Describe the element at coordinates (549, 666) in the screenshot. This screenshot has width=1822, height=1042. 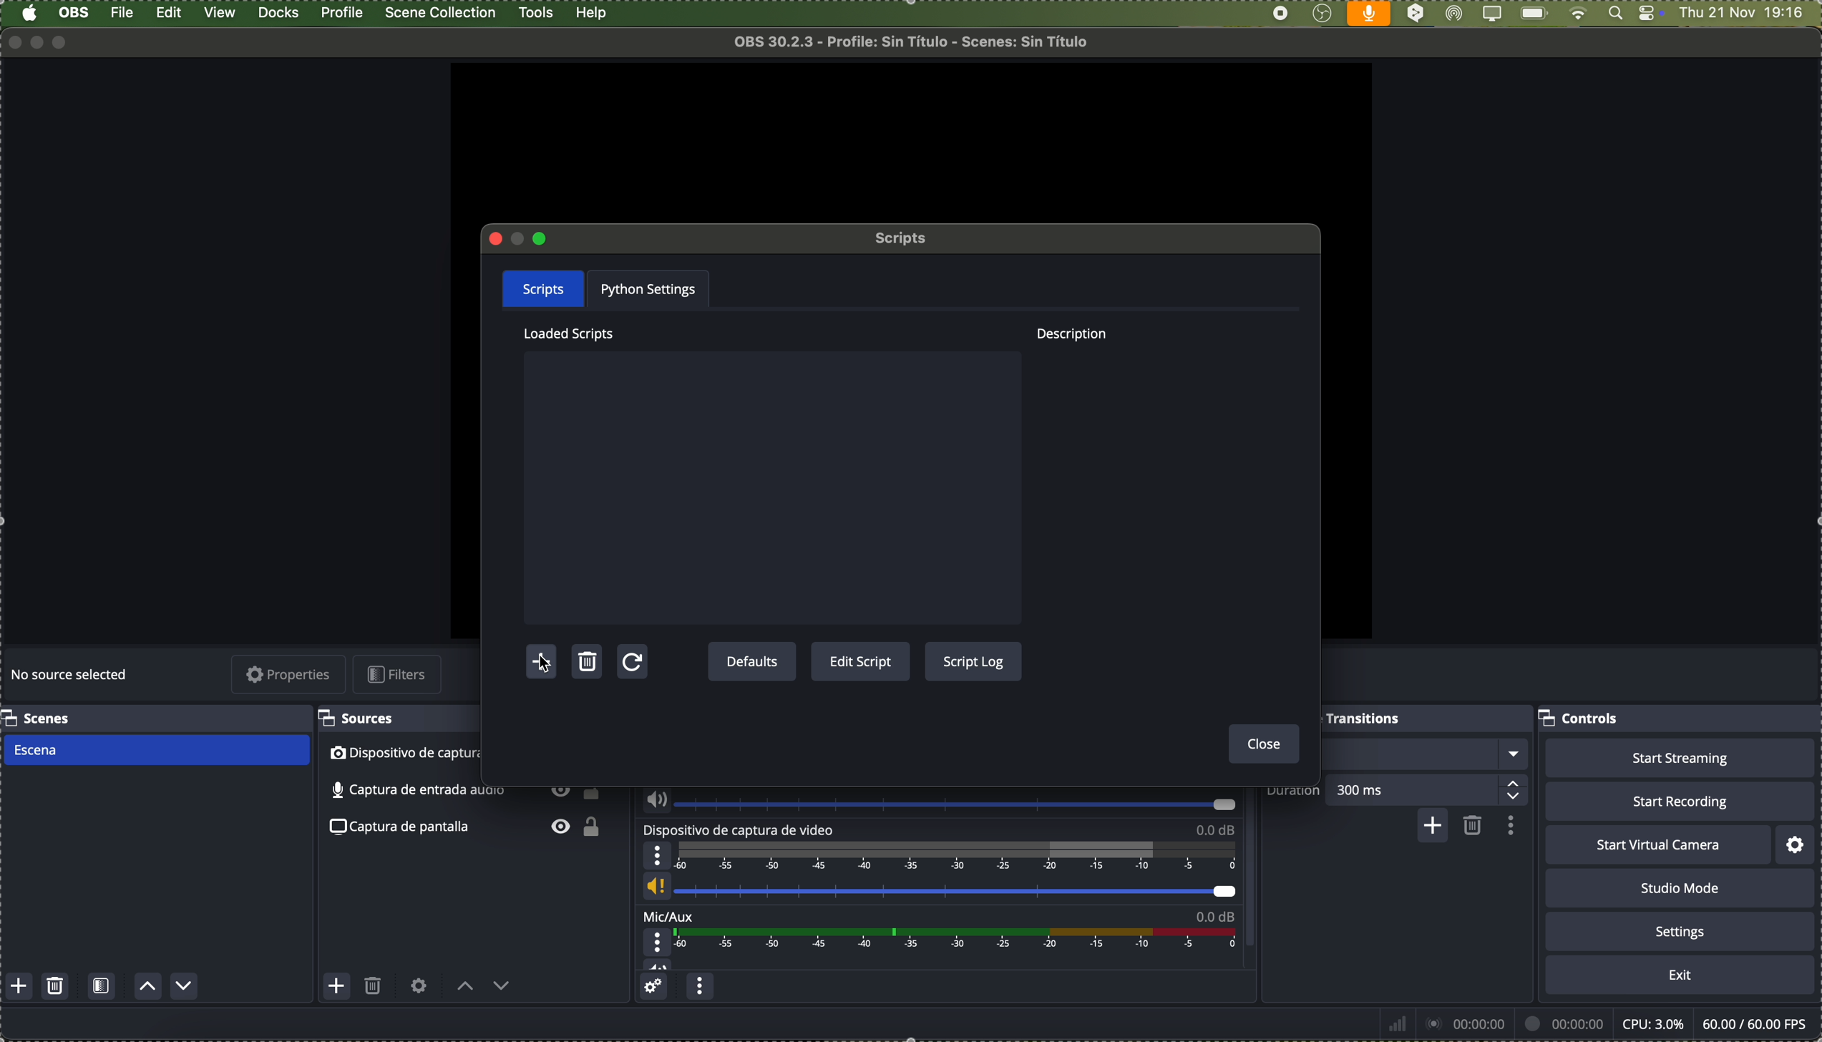
I see `cursor` at that location.